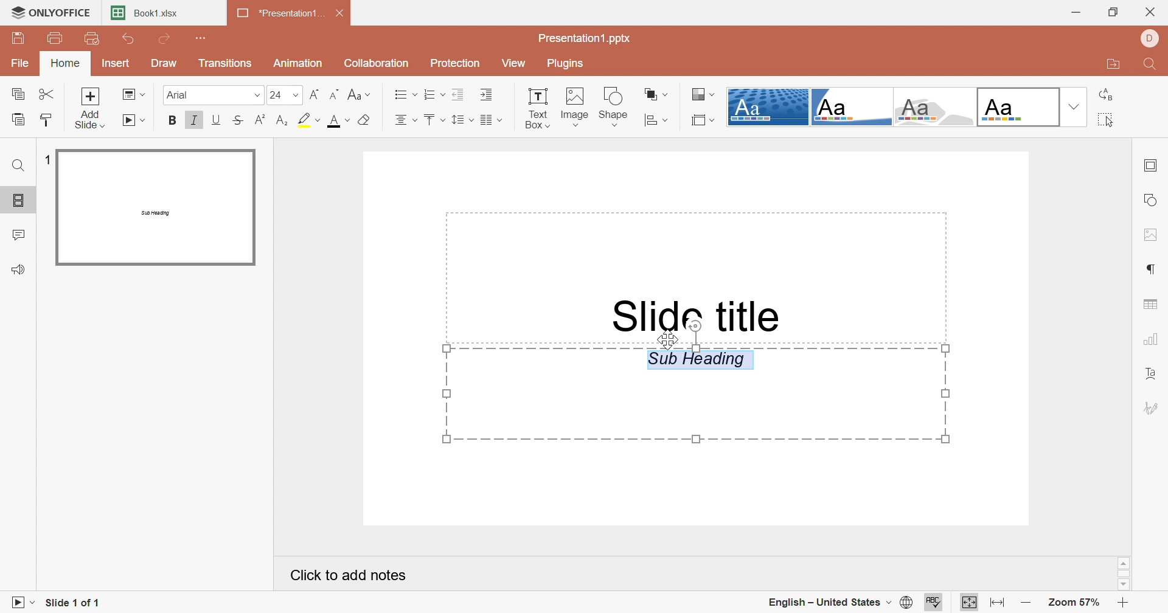  I want to click on Text Art settings, so click(1156, 374).